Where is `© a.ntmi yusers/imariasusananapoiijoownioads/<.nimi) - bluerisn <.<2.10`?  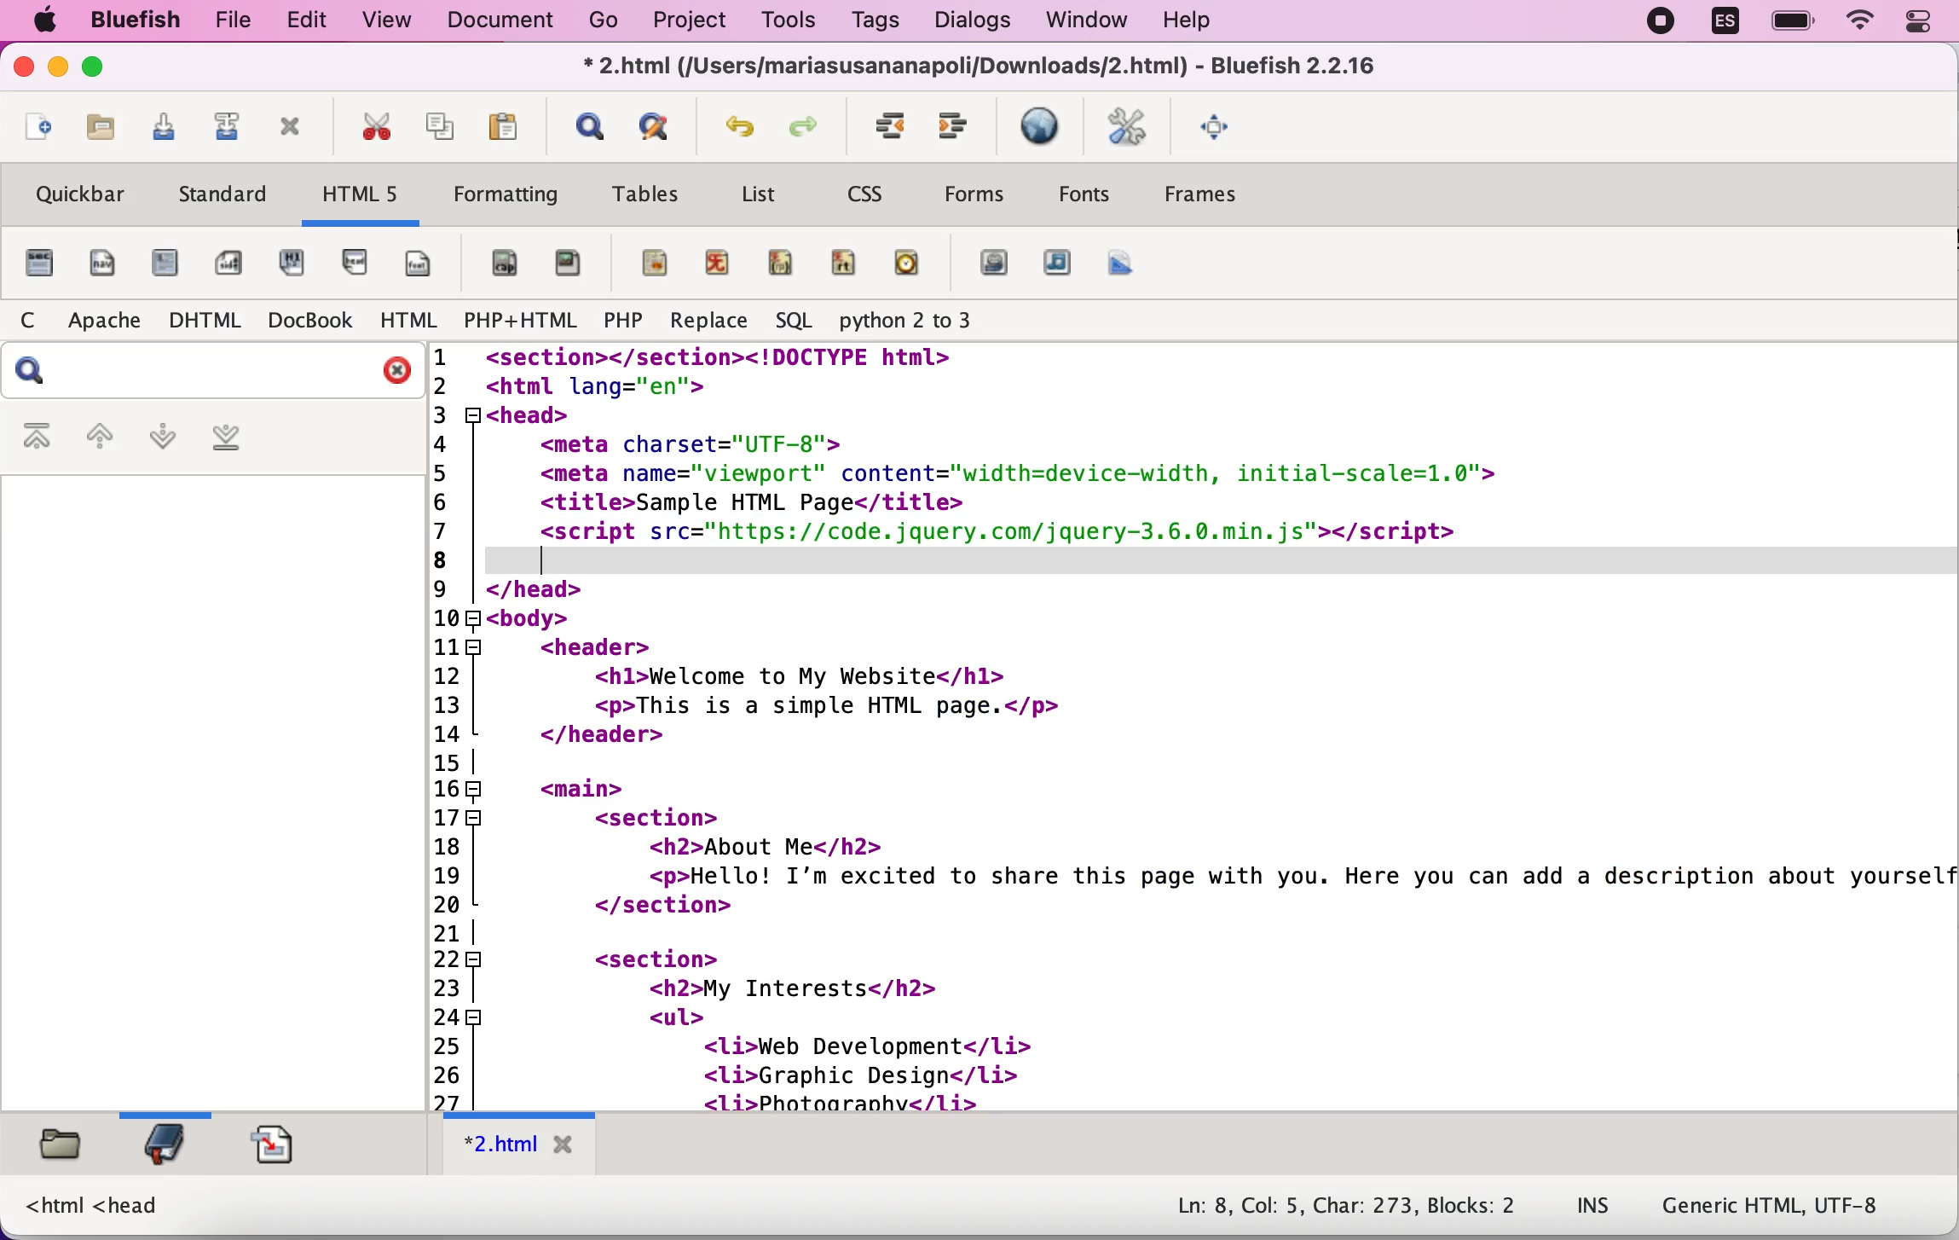 © a.ntmi yusers/imariasusananapoiijoownioads/<.nimi) - bluerisn <.<2.10 is located at coordinates (974, 67).